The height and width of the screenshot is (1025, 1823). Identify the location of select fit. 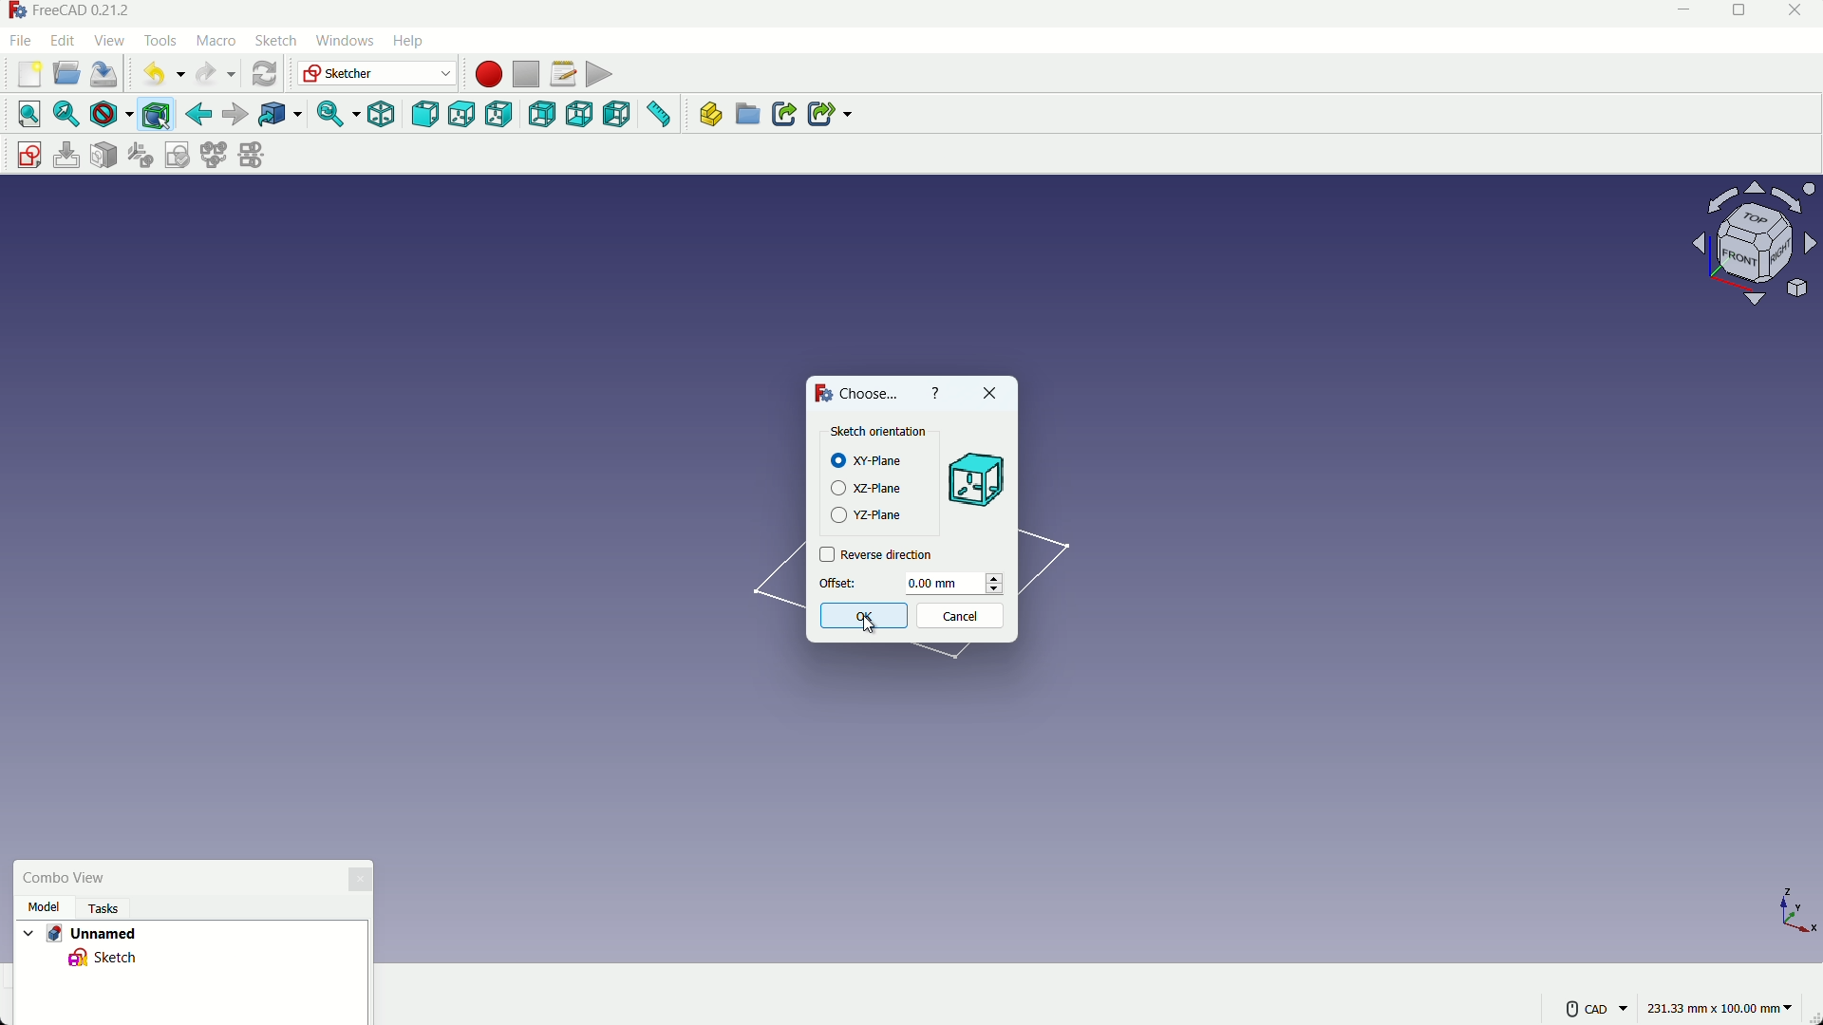
(66, 114).